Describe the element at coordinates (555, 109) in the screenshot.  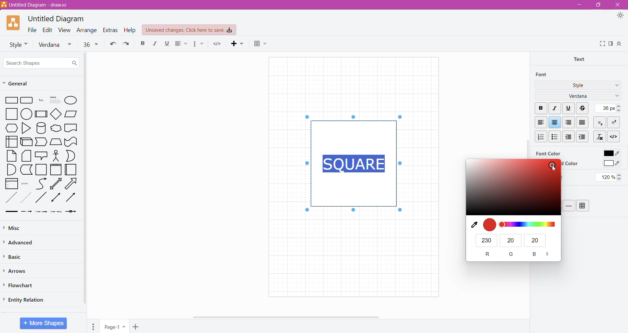
I see `Italic` at that location.